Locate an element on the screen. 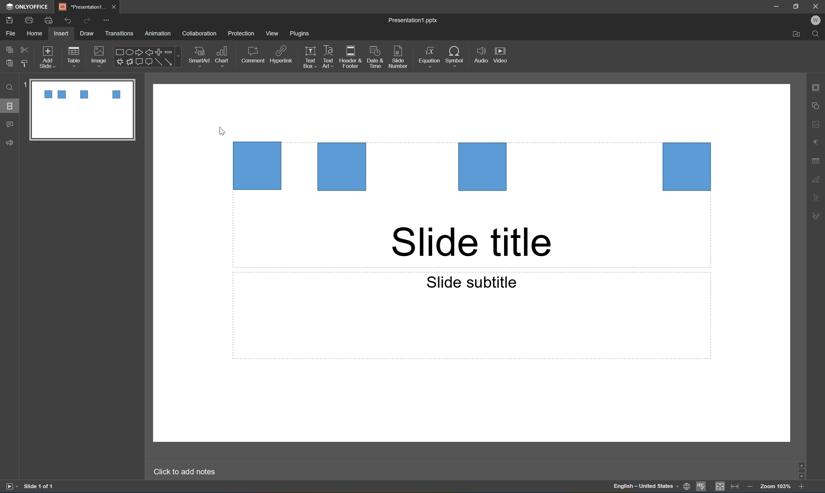 The width and height of the screenshot is (825, 493). fit to width is located at coordinates (735, 488).